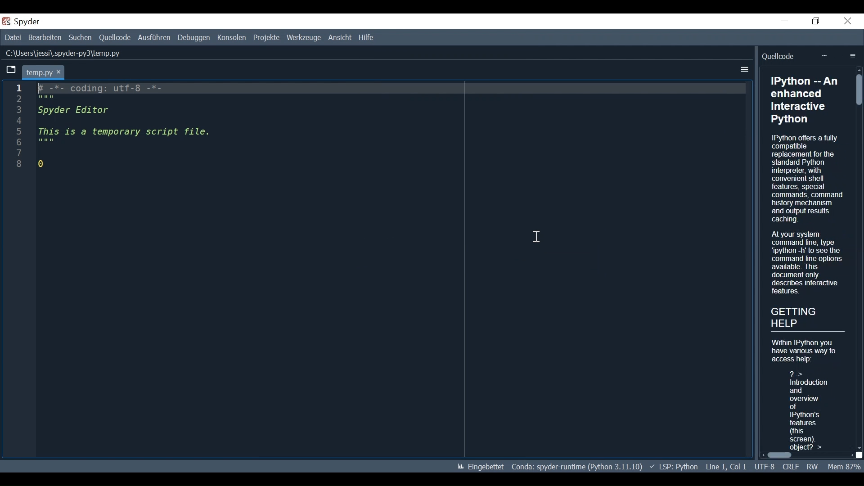 Image resolution: width=864 pixels, height=486 pixels. Describe the element at coordinates (366, 37) in the screenshot. I see `Help` at that location.